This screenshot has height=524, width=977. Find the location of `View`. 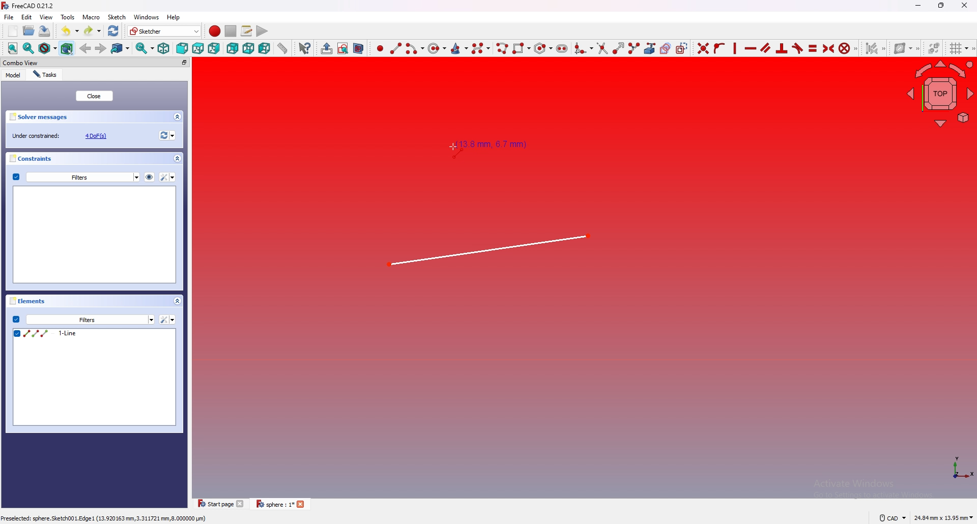

View is located at coordinates (939, 95).